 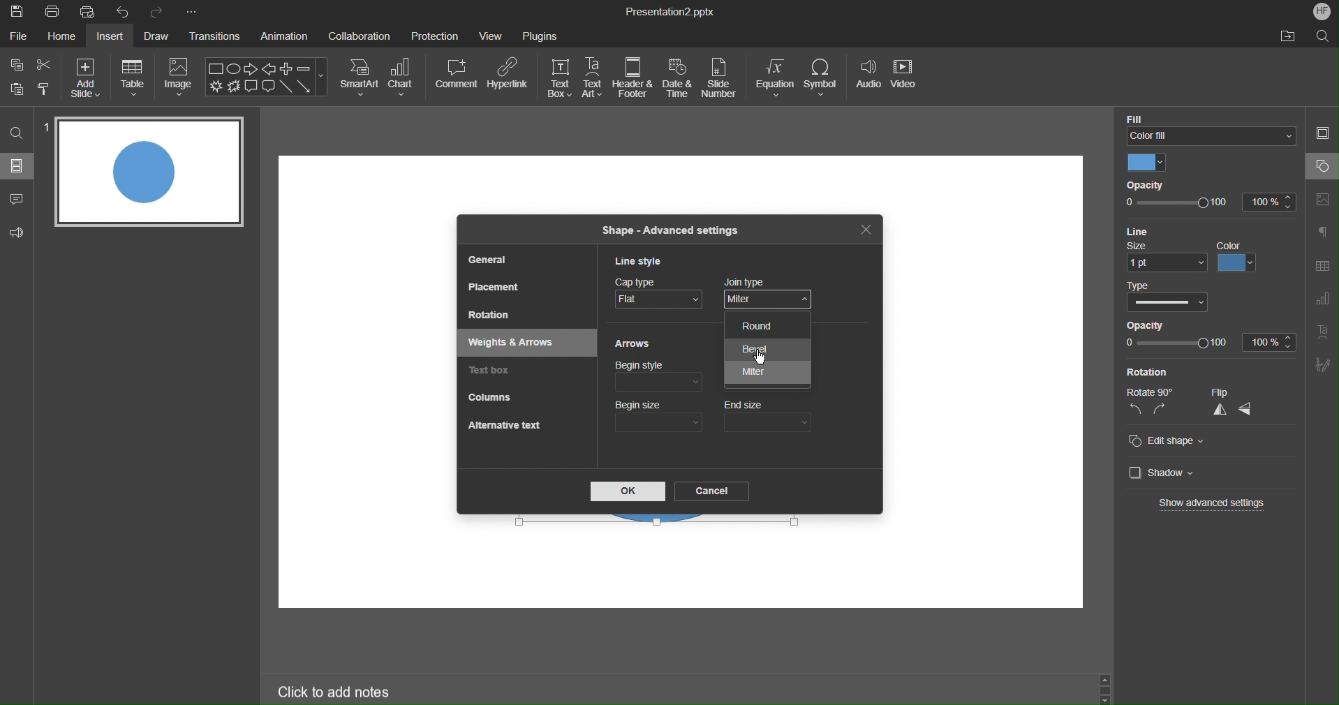 What do you see at coordinates (492, 318) in the screenshot?
I see `Rotation` at bounding box center [492, 318].